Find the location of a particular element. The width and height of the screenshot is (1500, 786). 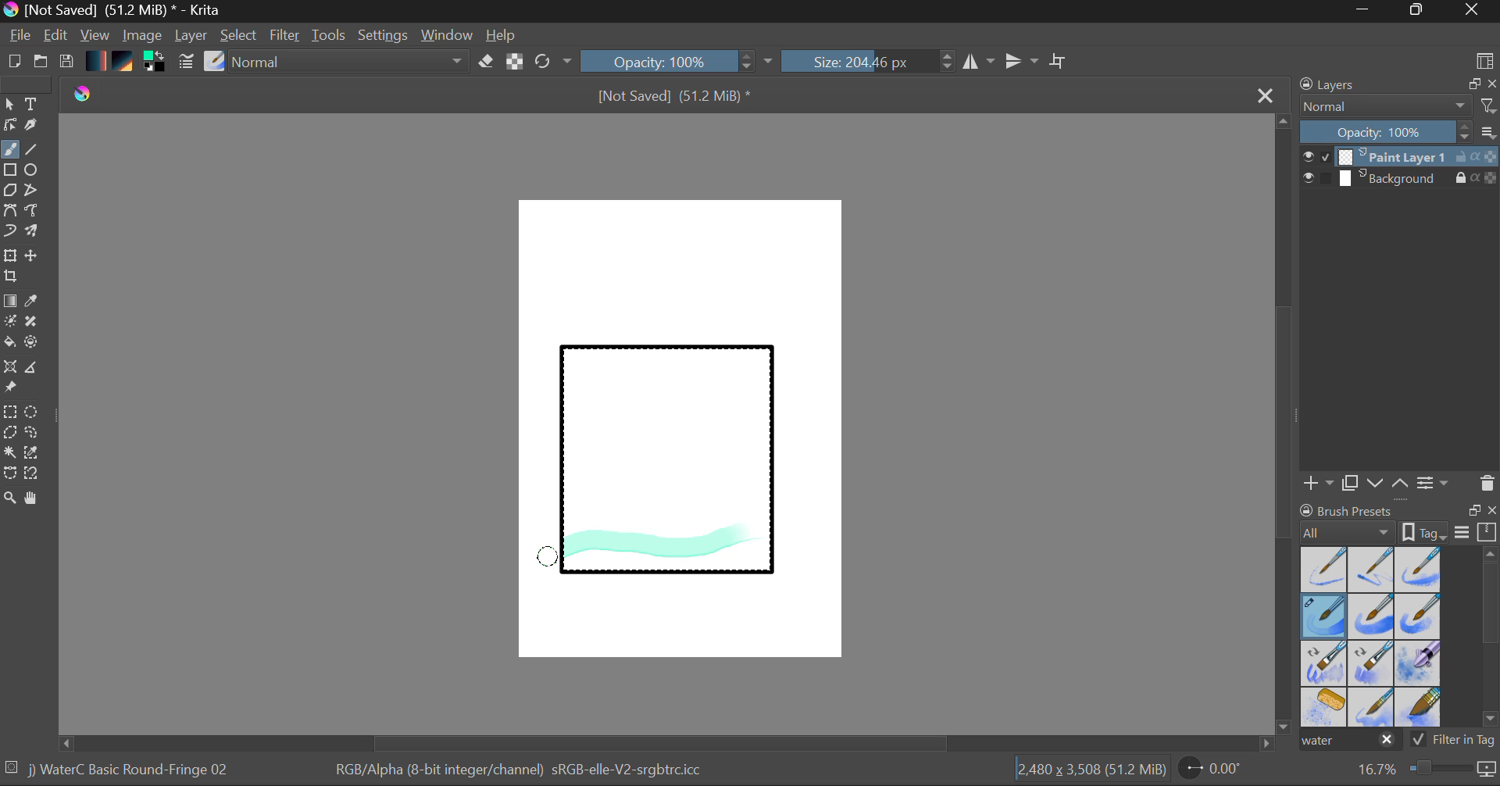

Colorize Mask Tool is located at coordinates (11, 323).